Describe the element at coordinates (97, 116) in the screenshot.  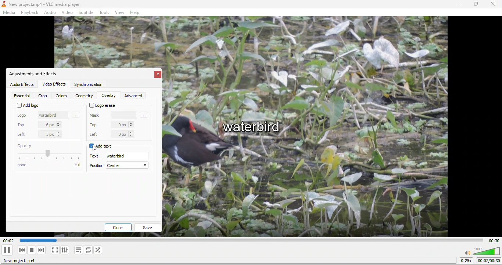
I see `mask` at that location.